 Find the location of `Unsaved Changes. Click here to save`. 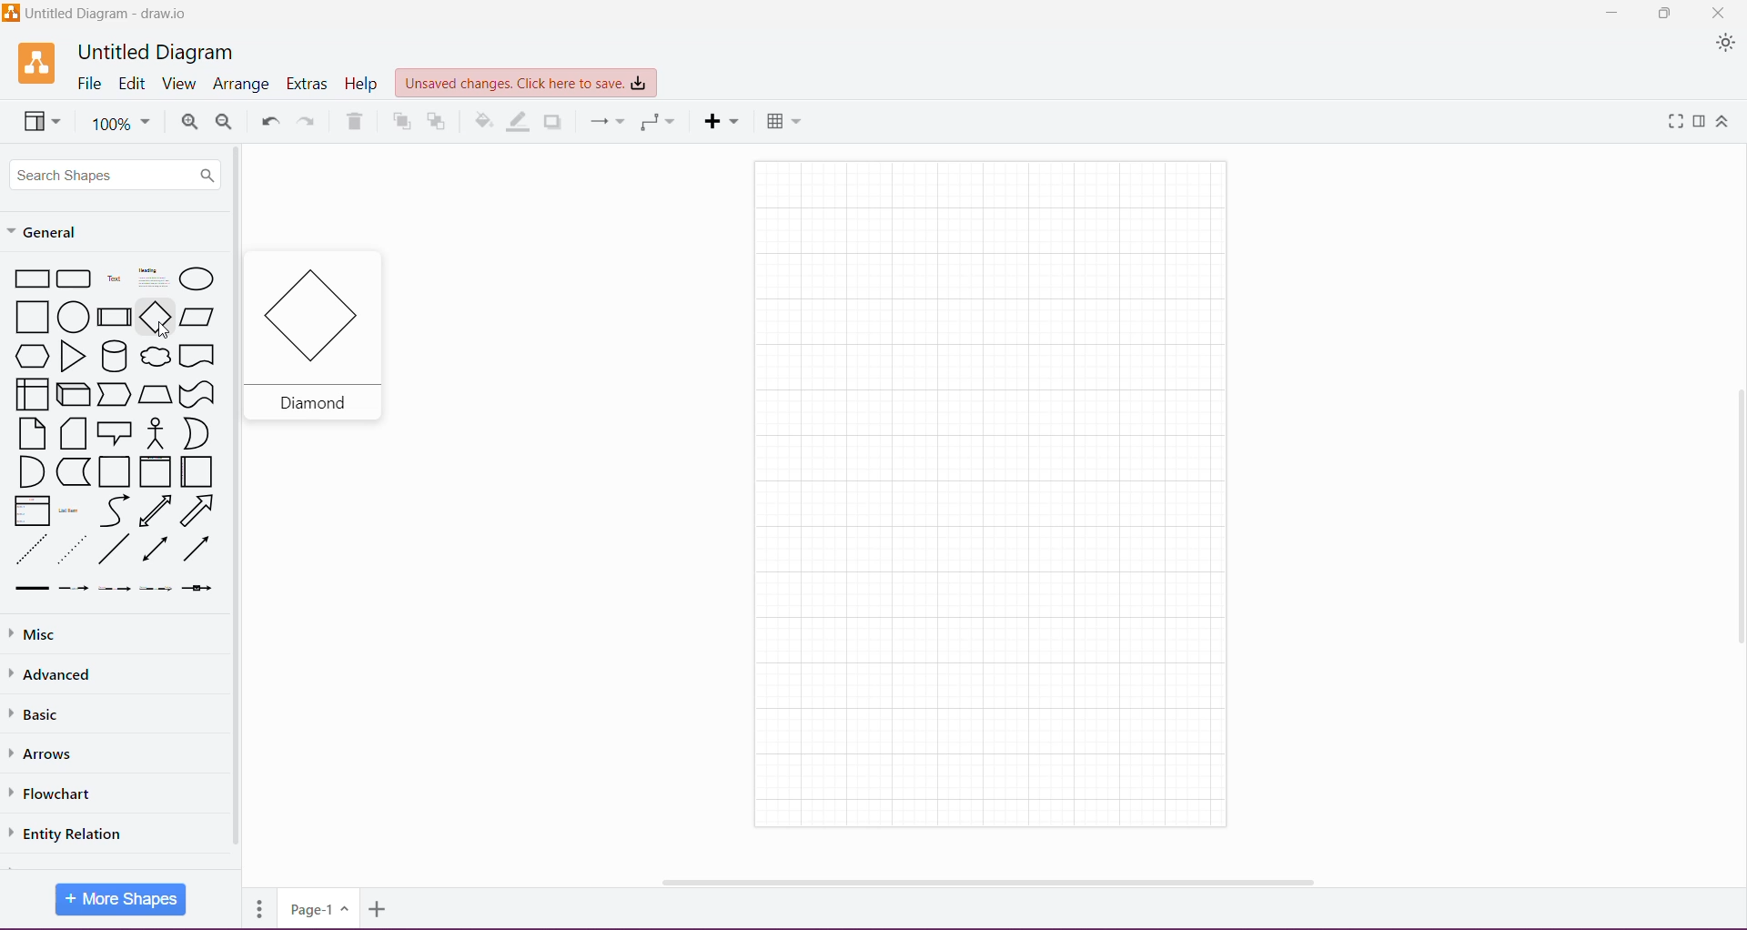

Unsaved Changes. Click here to save is located at coordinates (525, 84).